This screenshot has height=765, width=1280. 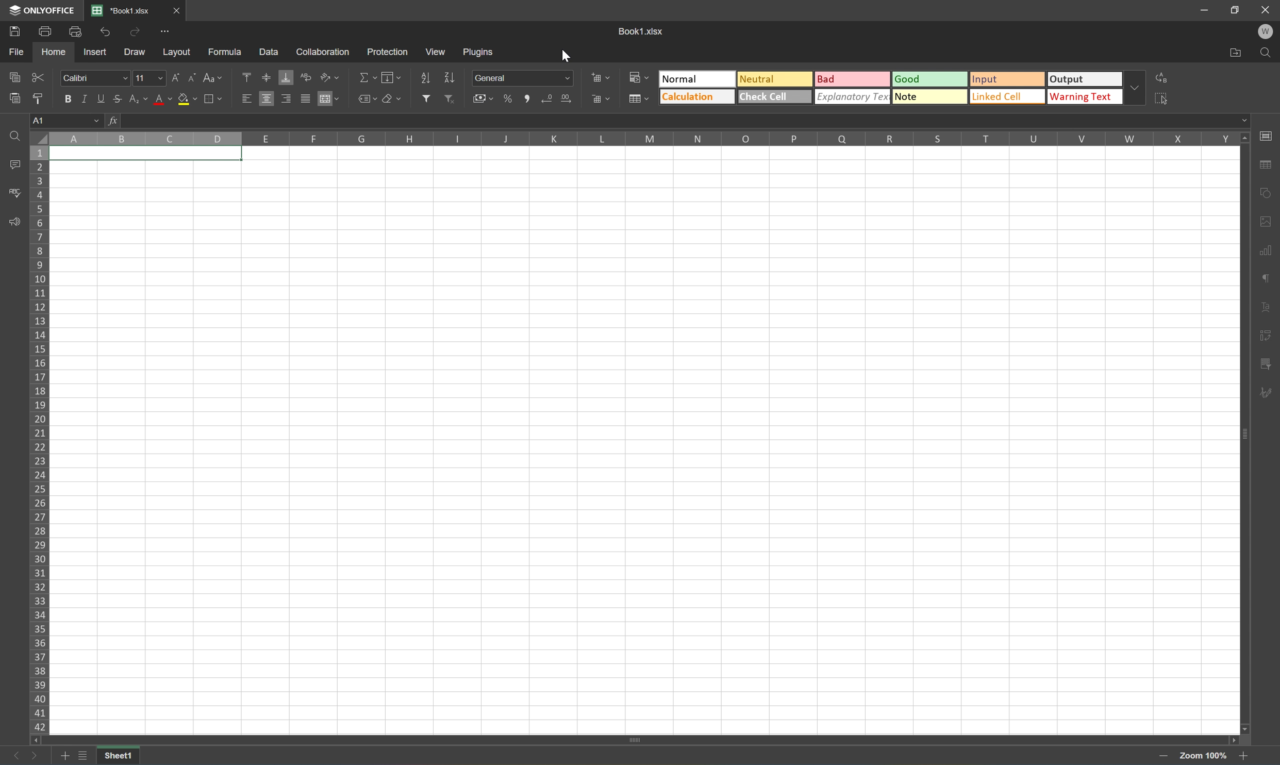 I want to click on Explanatory text, so click(x=853, y=96).